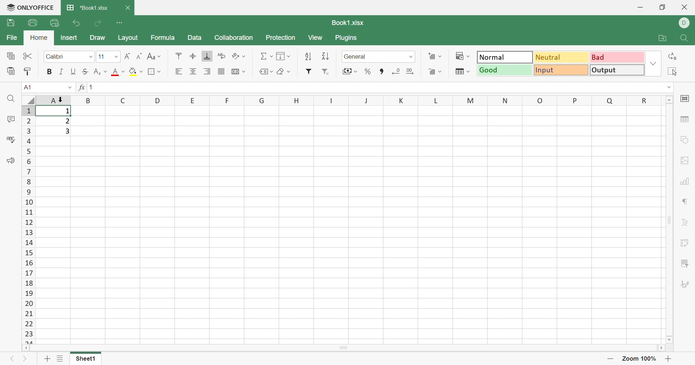 Image resolution: width=695 pixels, height=365 pixels. I want to click on Filter, so click(308, 71).